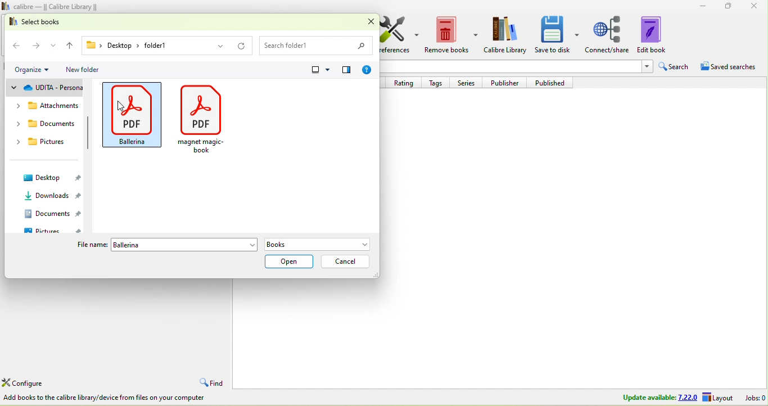  What do you see at coordinates (133, 114) in the screenshot?
I see `ballerina` at bounding box center [133, 114].